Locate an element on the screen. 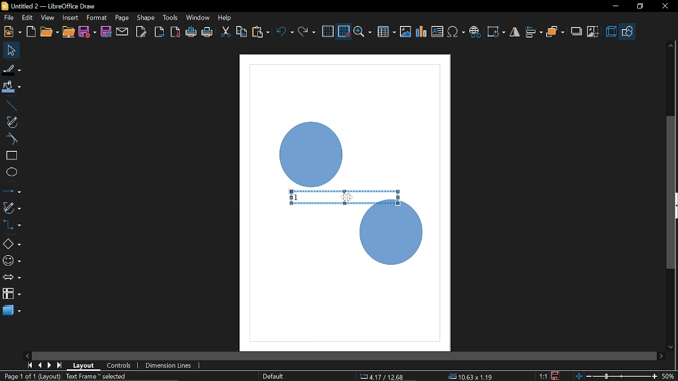 This screenshot has height=381, width=678. New is located at coordinates (12, 32).